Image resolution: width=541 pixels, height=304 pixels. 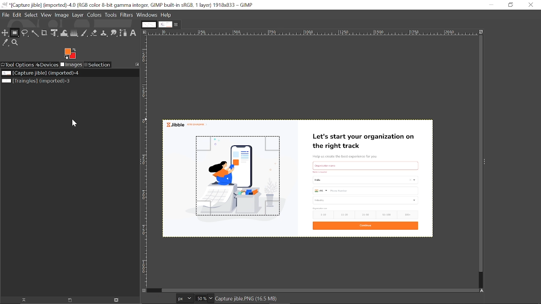 What do you see at coordinates (483, 290) in the screenshot?
I see `Navigate the image's display` at bounding box center [483, 290].